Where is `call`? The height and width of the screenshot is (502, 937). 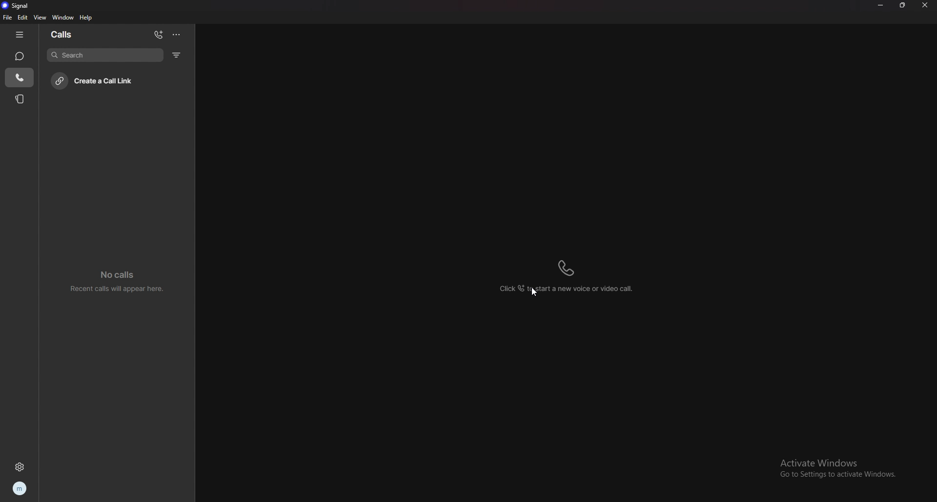
call is located at coordinates (19, 78).